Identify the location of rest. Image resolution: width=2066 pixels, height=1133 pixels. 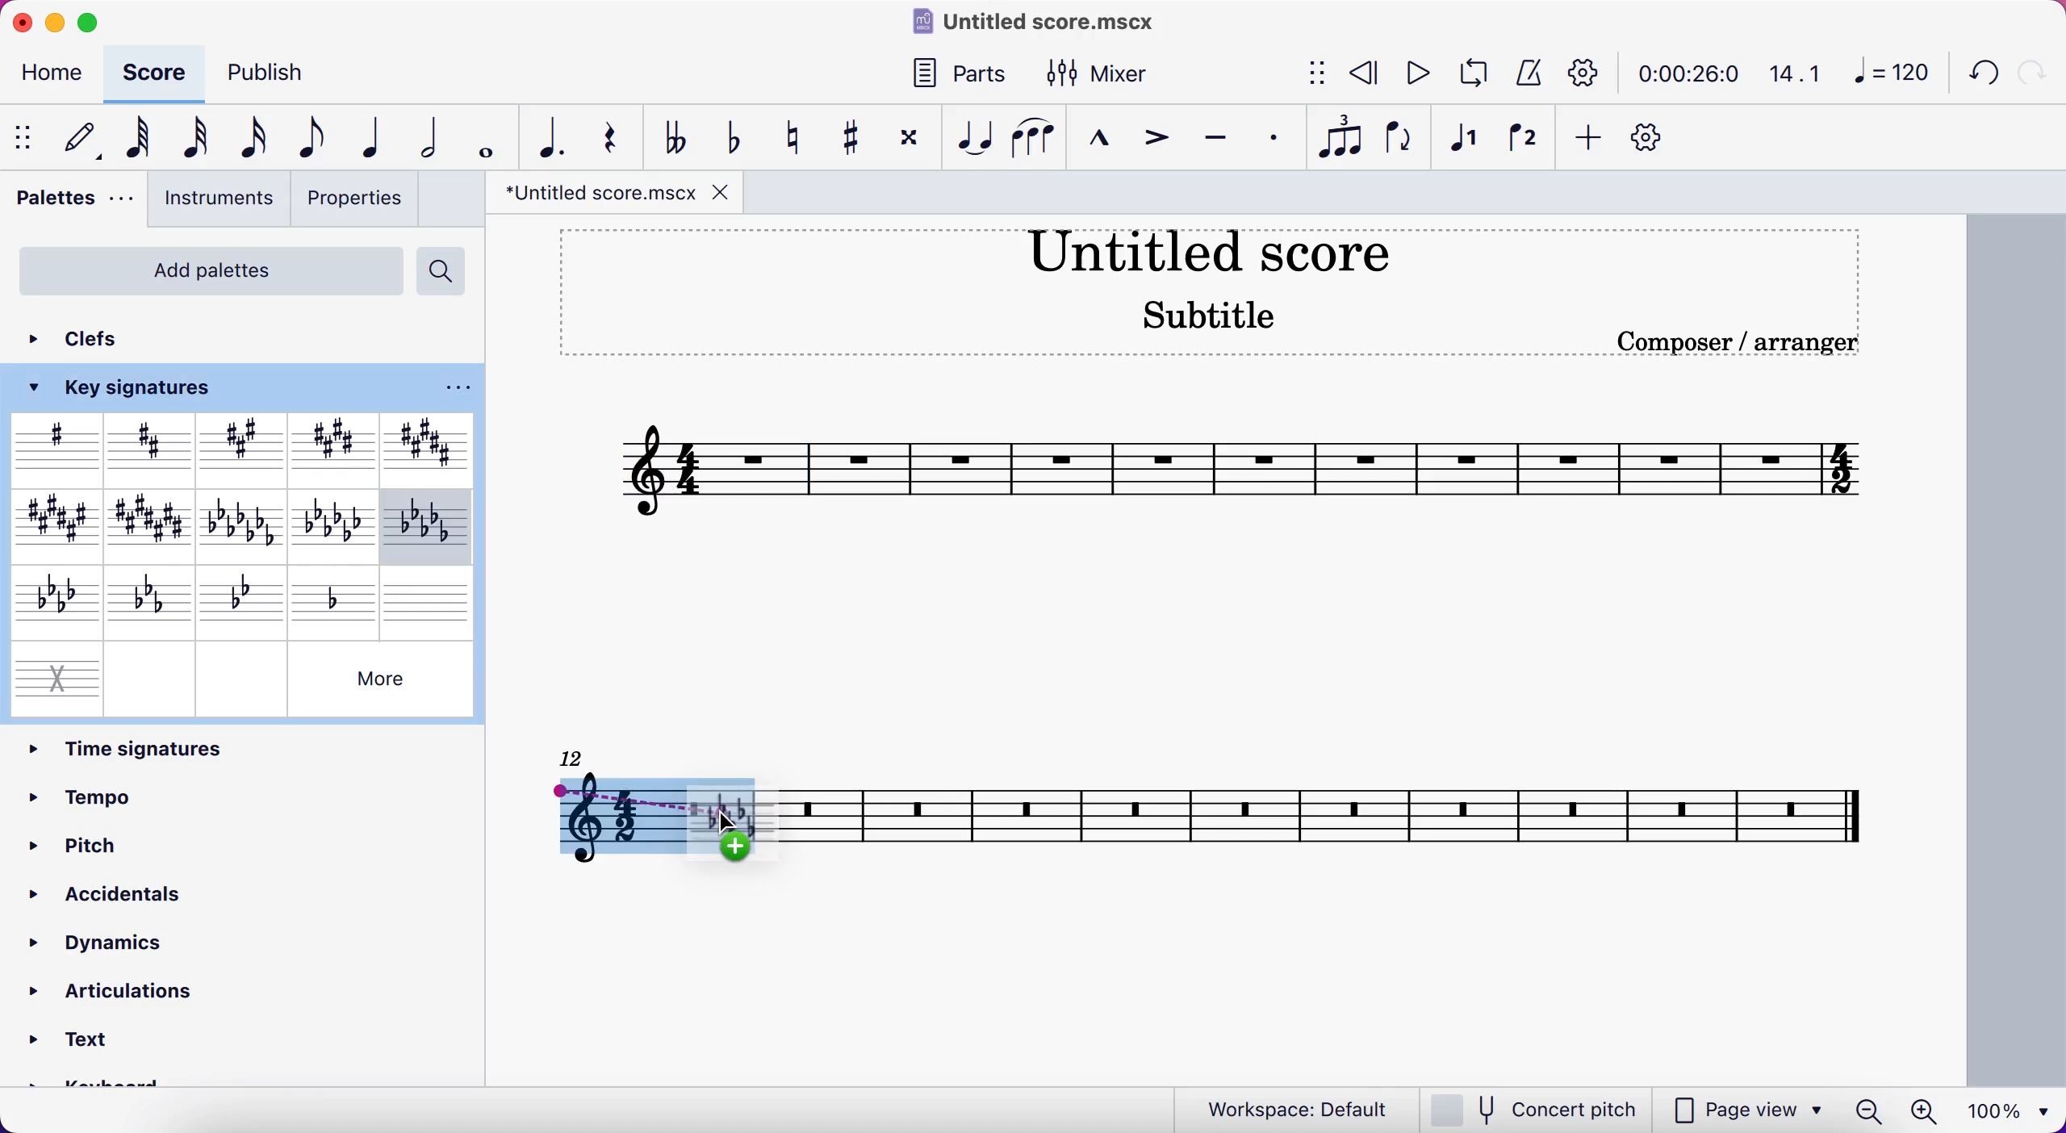
(618, 134).